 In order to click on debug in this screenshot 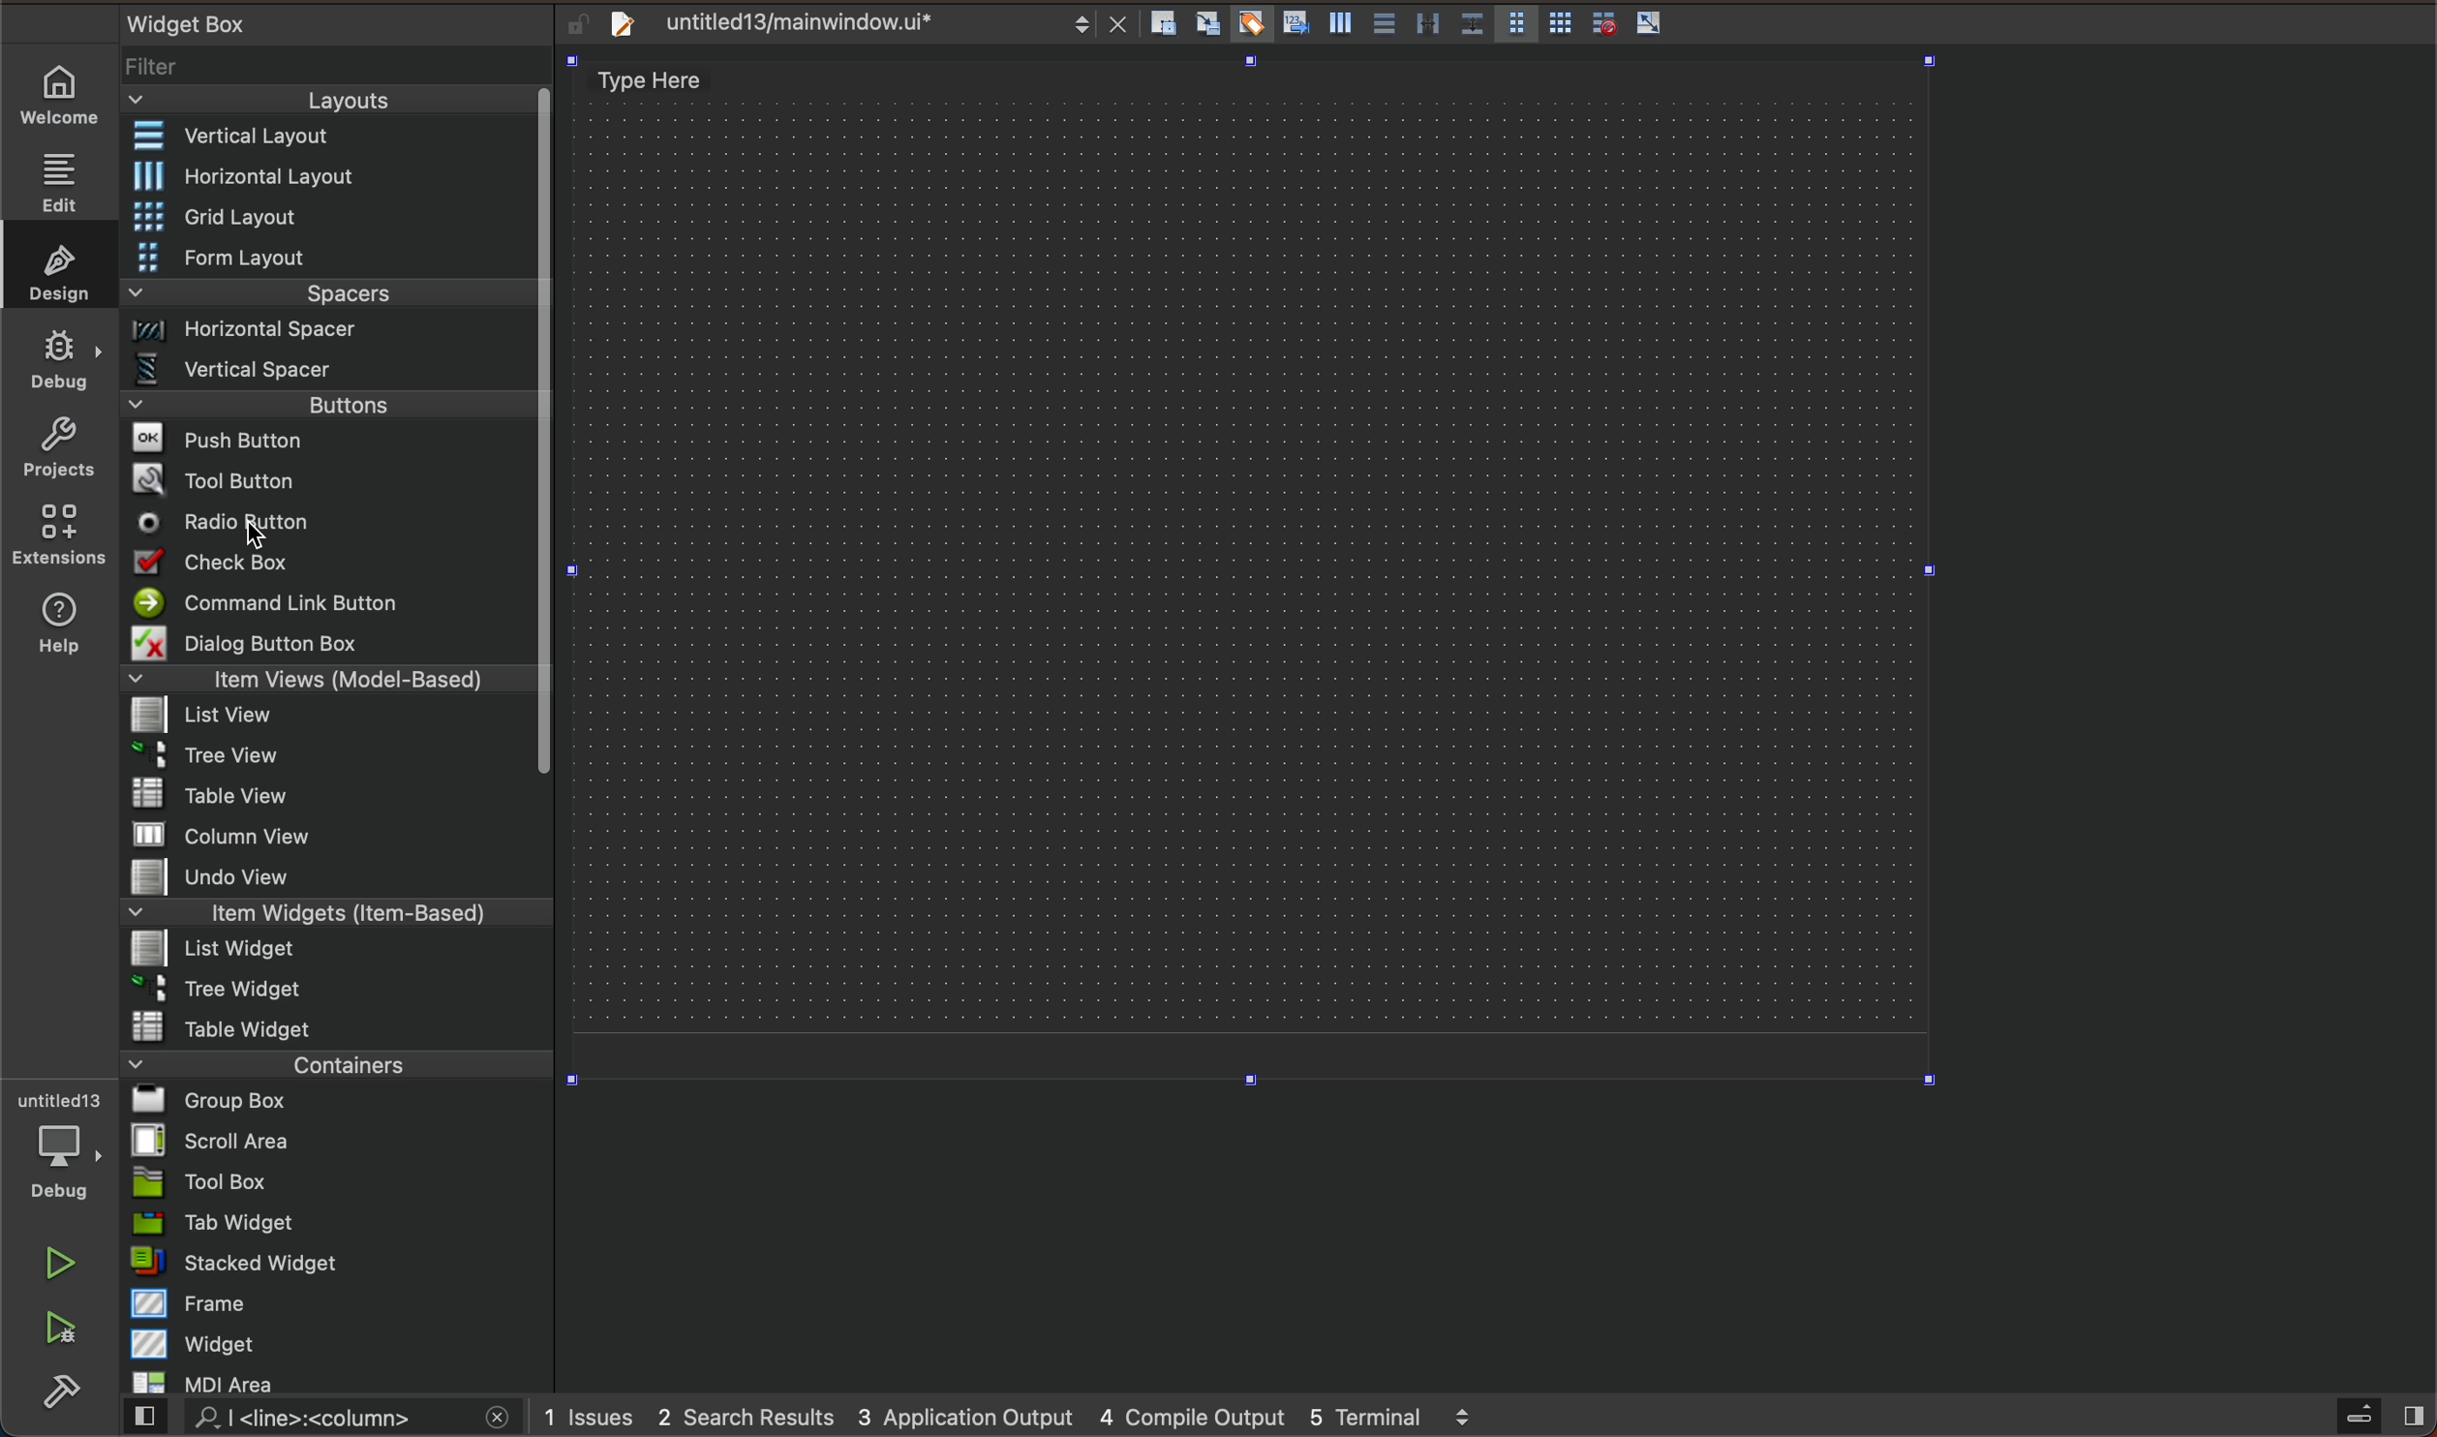, I will do `click(71, 1147)`.